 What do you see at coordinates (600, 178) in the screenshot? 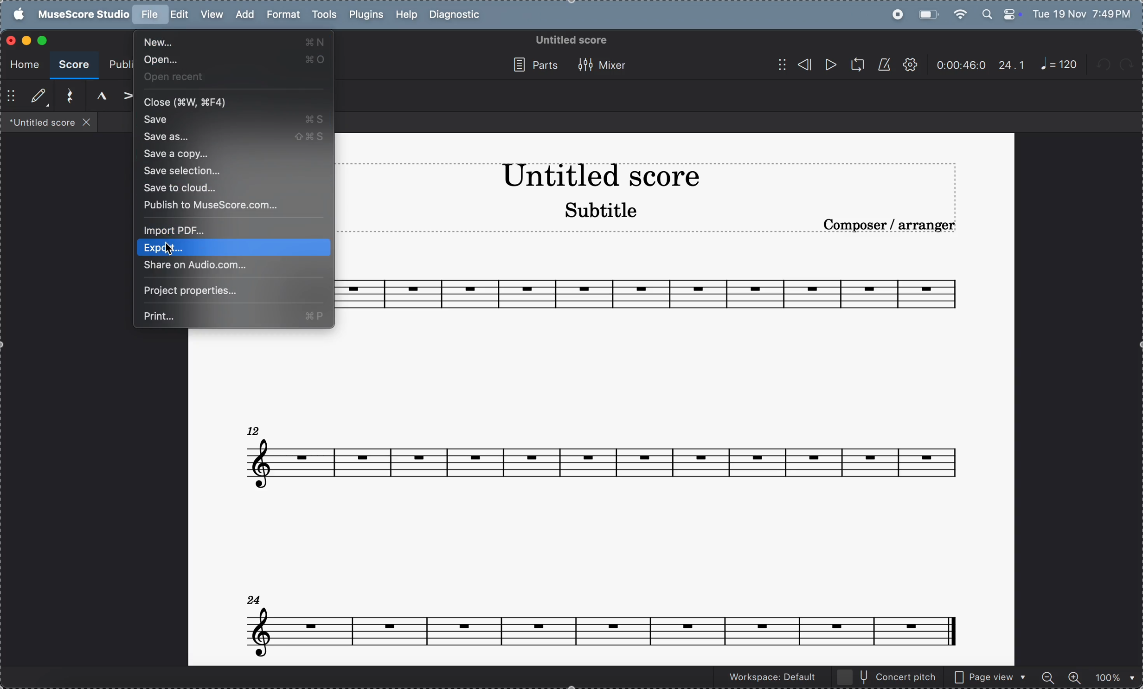
I see `title` at bounding box center [600, 178].